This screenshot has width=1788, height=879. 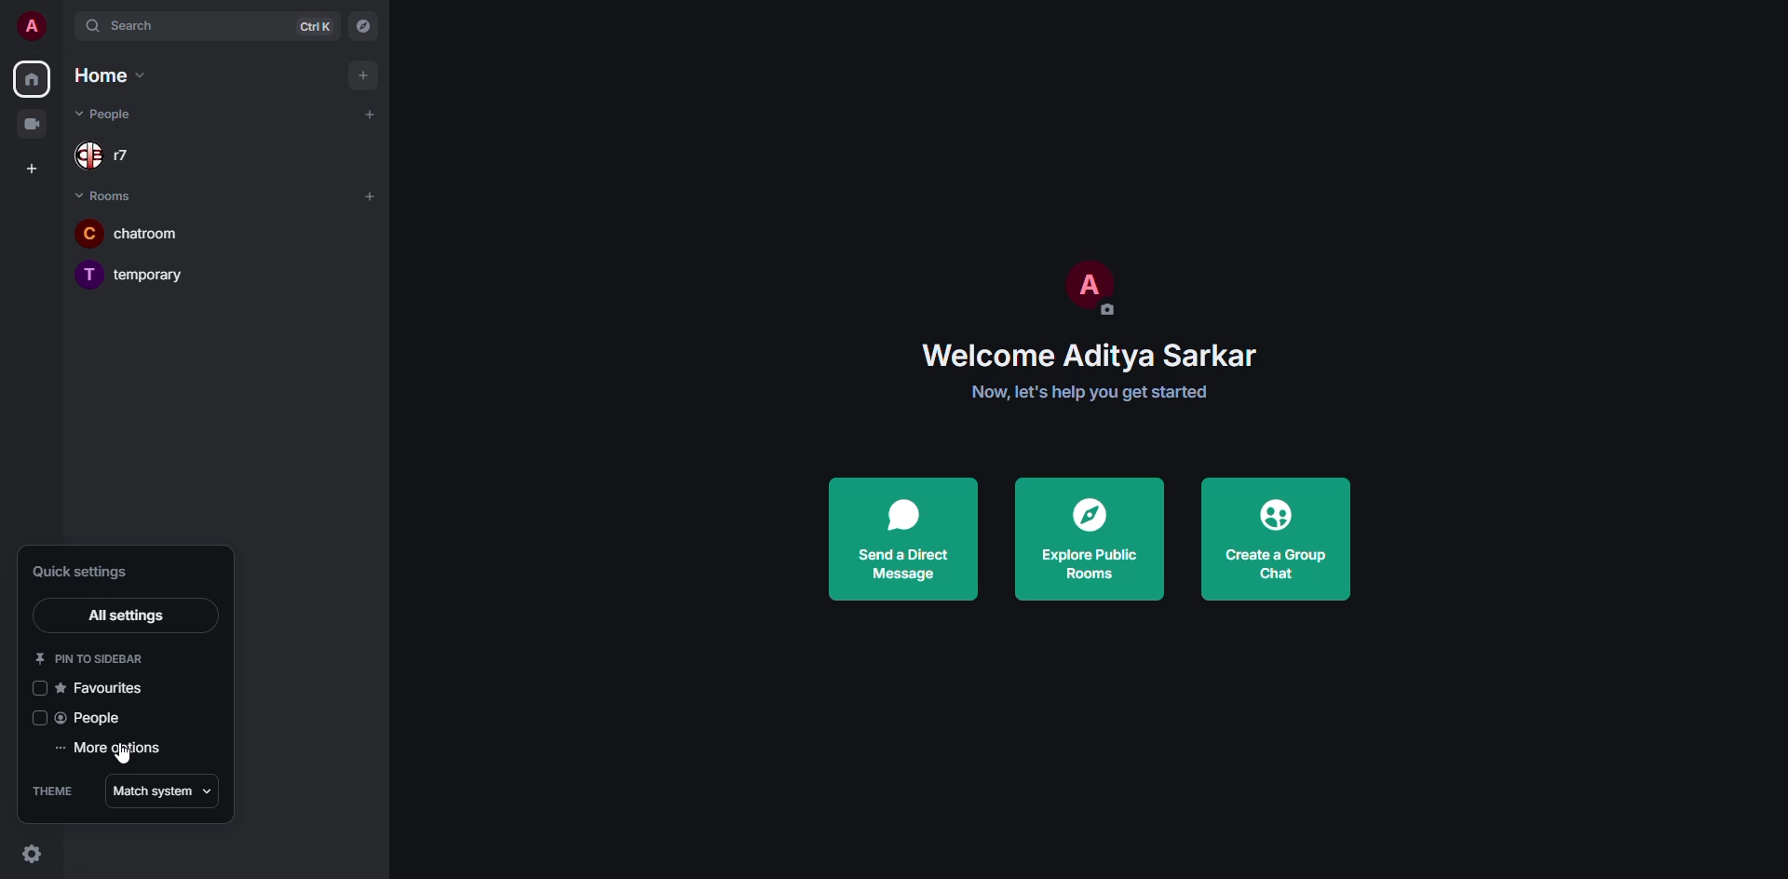 I want to click on send a direct message, so click(x=907, y=539).